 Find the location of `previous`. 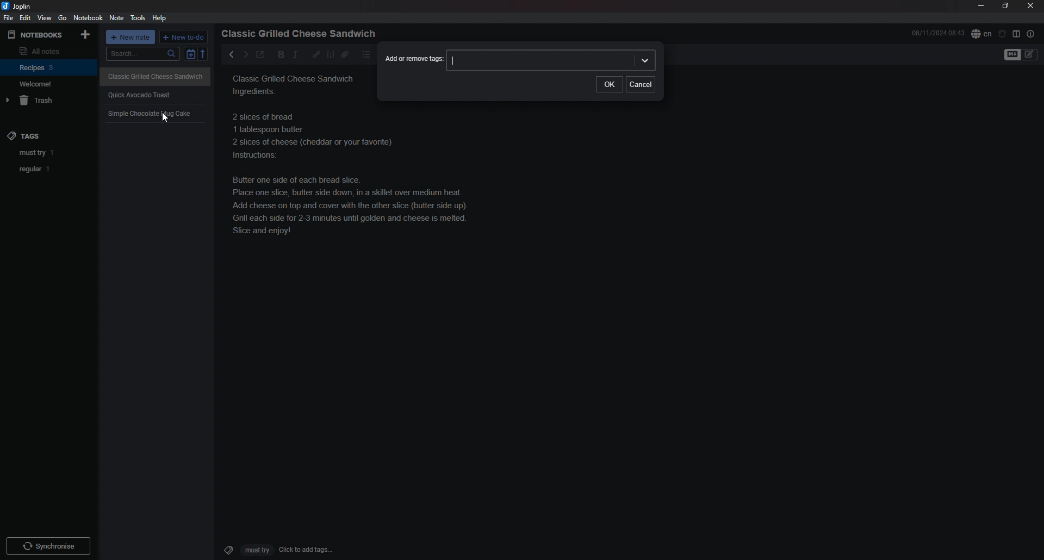

previous is located at coordinates (232, 54).